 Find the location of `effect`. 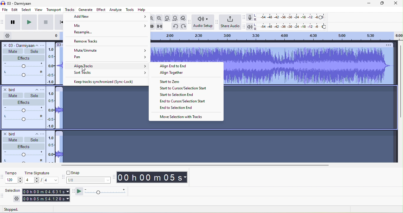

effect is located at coordinates (100, 10).